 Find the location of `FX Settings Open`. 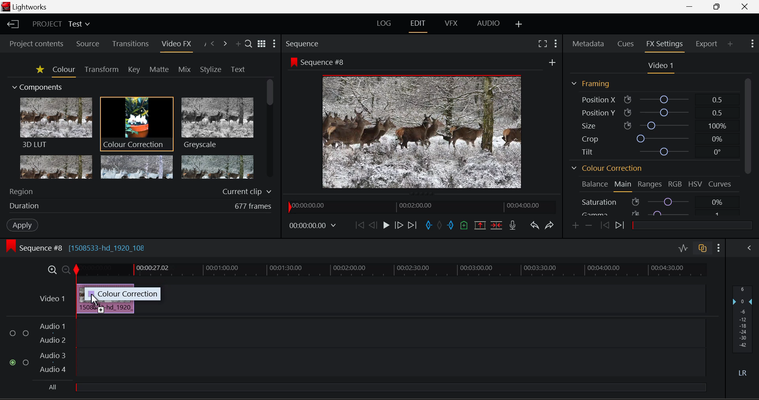

FX Settings Open is located at coordinates (664, 45).